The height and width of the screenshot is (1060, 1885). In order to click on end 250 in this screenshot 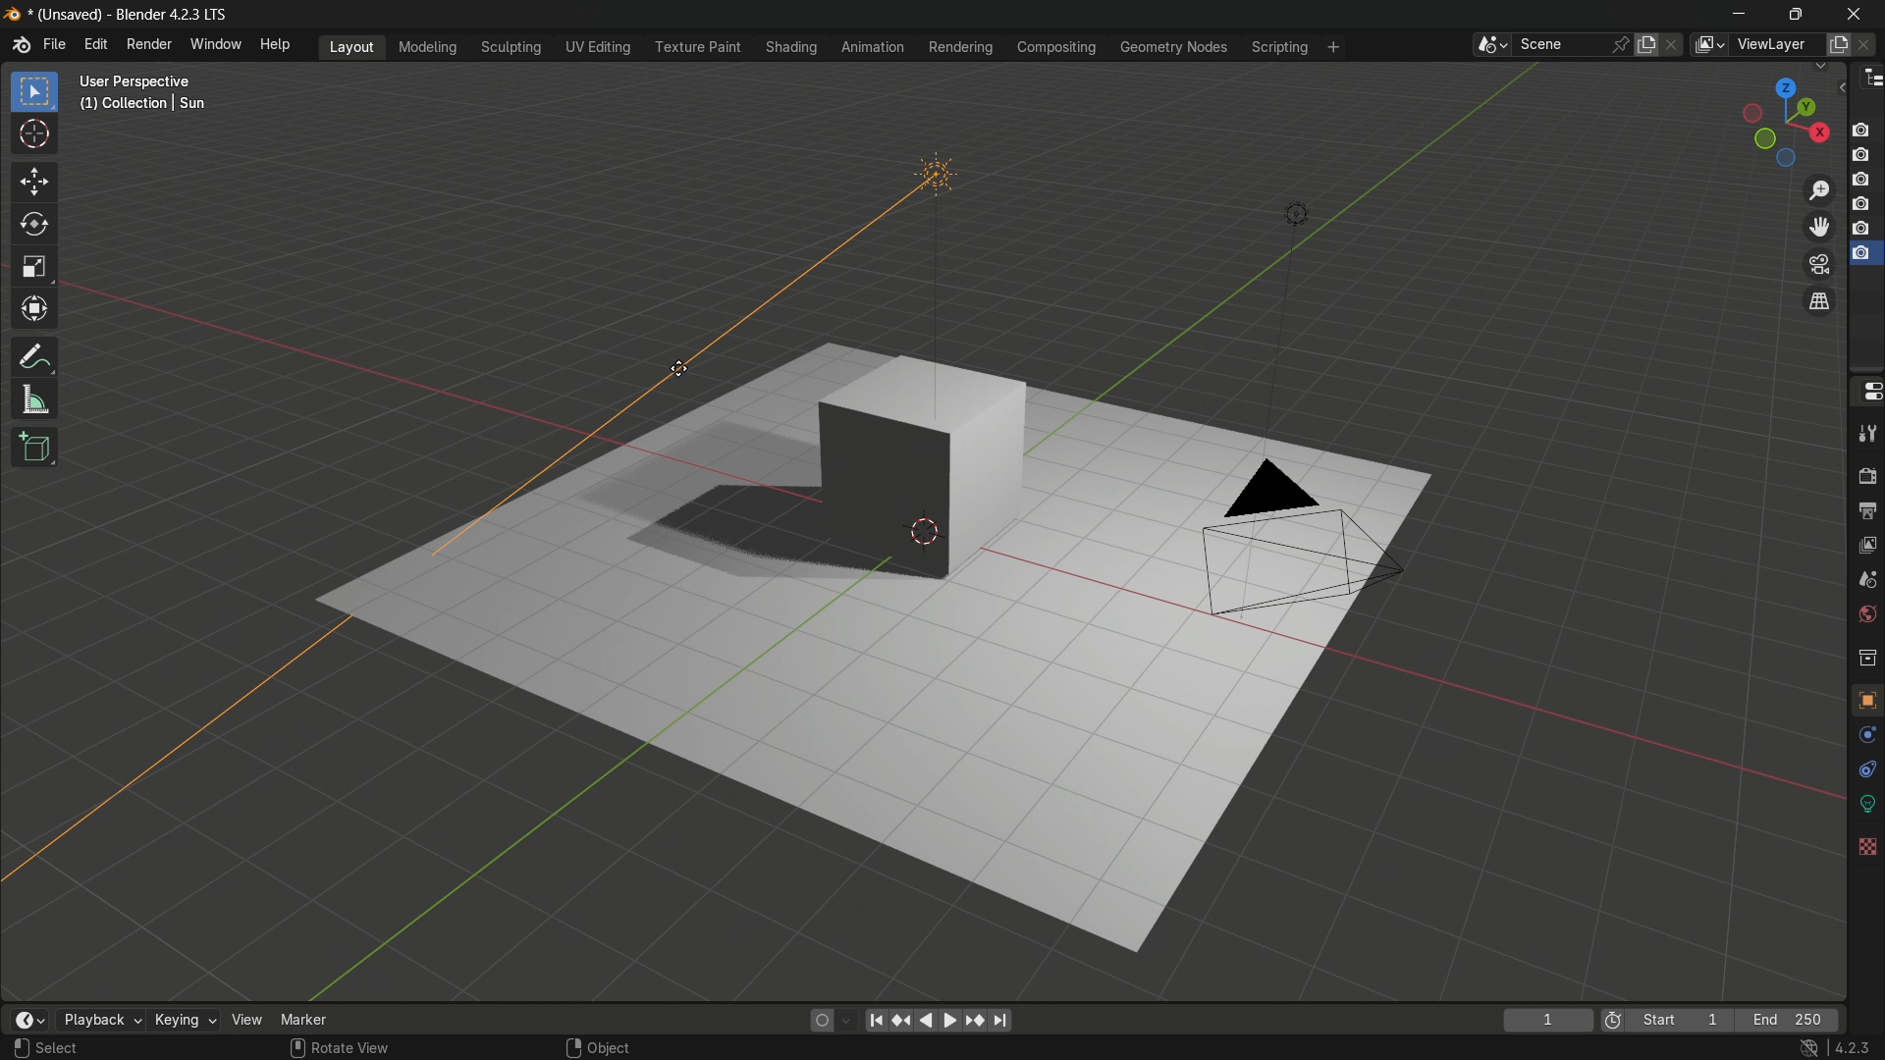, I will do `click(1793, 1019)`.